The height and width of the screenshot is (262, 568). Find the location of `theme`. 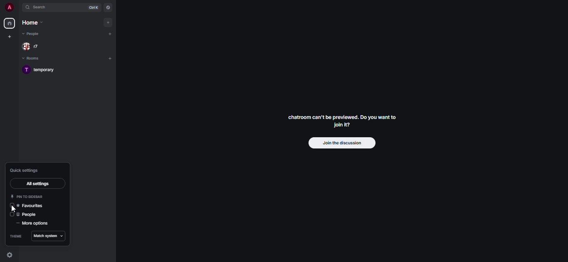

theme is located at coordinates (16, 237).